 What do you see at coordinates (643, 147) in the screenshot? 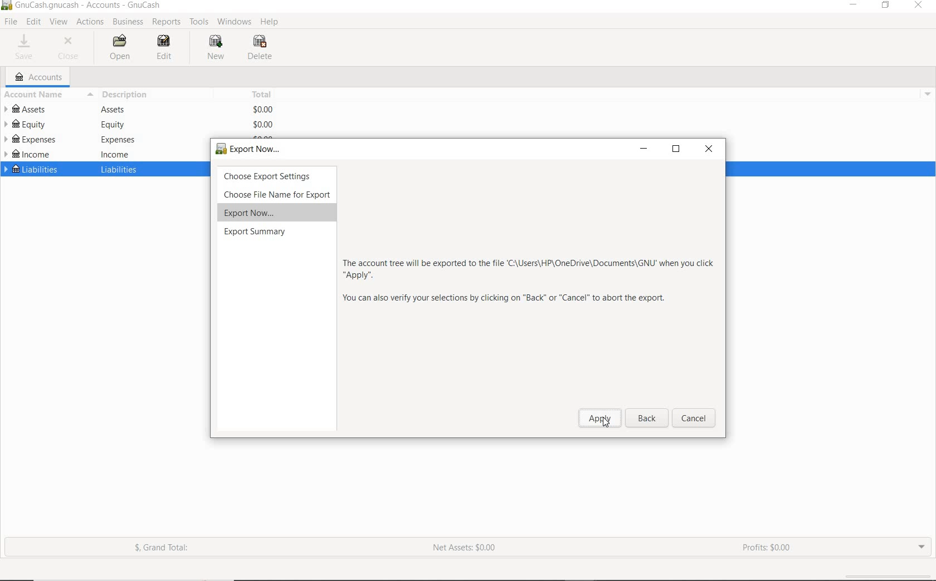
I see `minimize` at bounding box center [643, 147].